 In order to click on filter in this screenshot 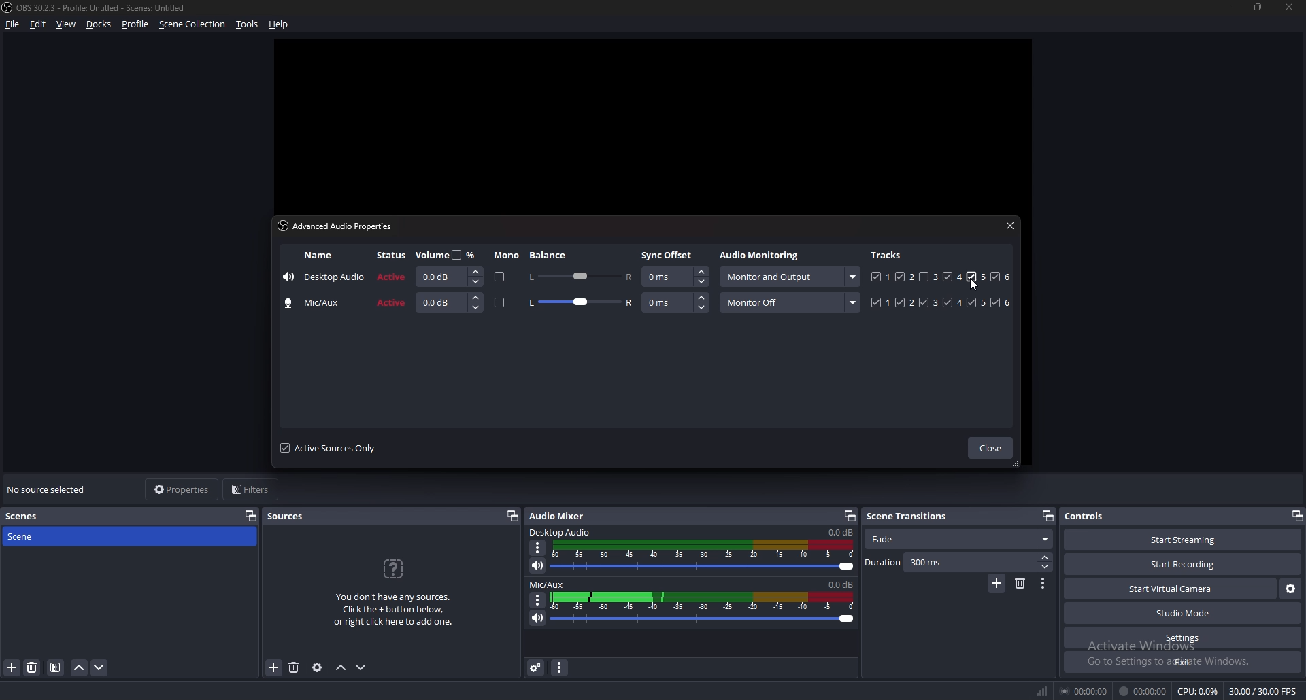, I will do `click(55, 668)`.